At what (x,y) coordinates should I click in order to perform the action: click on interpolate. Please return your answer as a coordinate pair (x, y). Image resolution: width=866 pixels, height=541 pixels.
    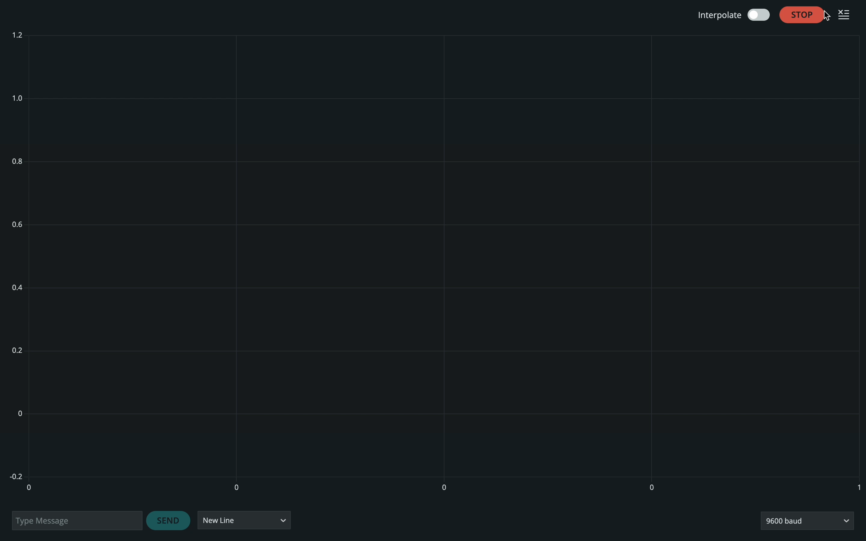
    Looking at the image, I should click on (731, 15).